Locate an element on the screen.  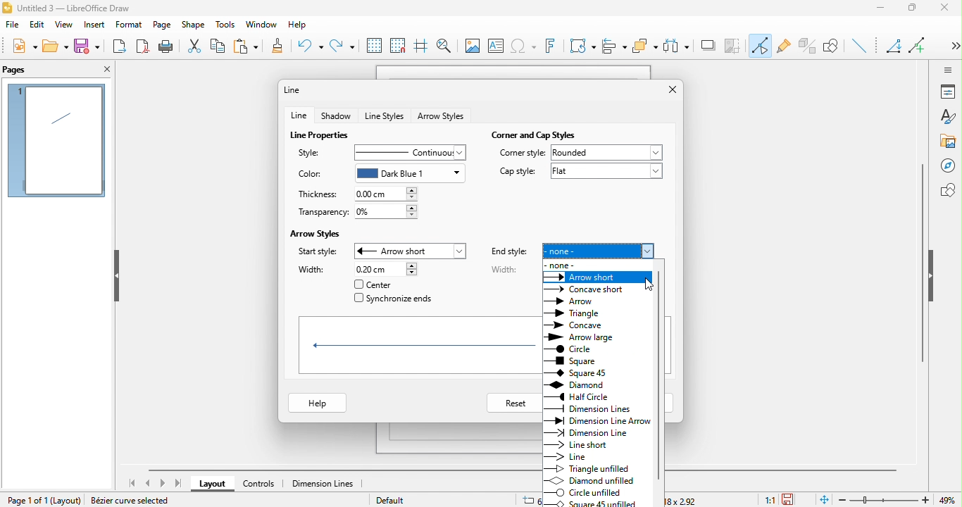
close is located at coordinates (949, 11).